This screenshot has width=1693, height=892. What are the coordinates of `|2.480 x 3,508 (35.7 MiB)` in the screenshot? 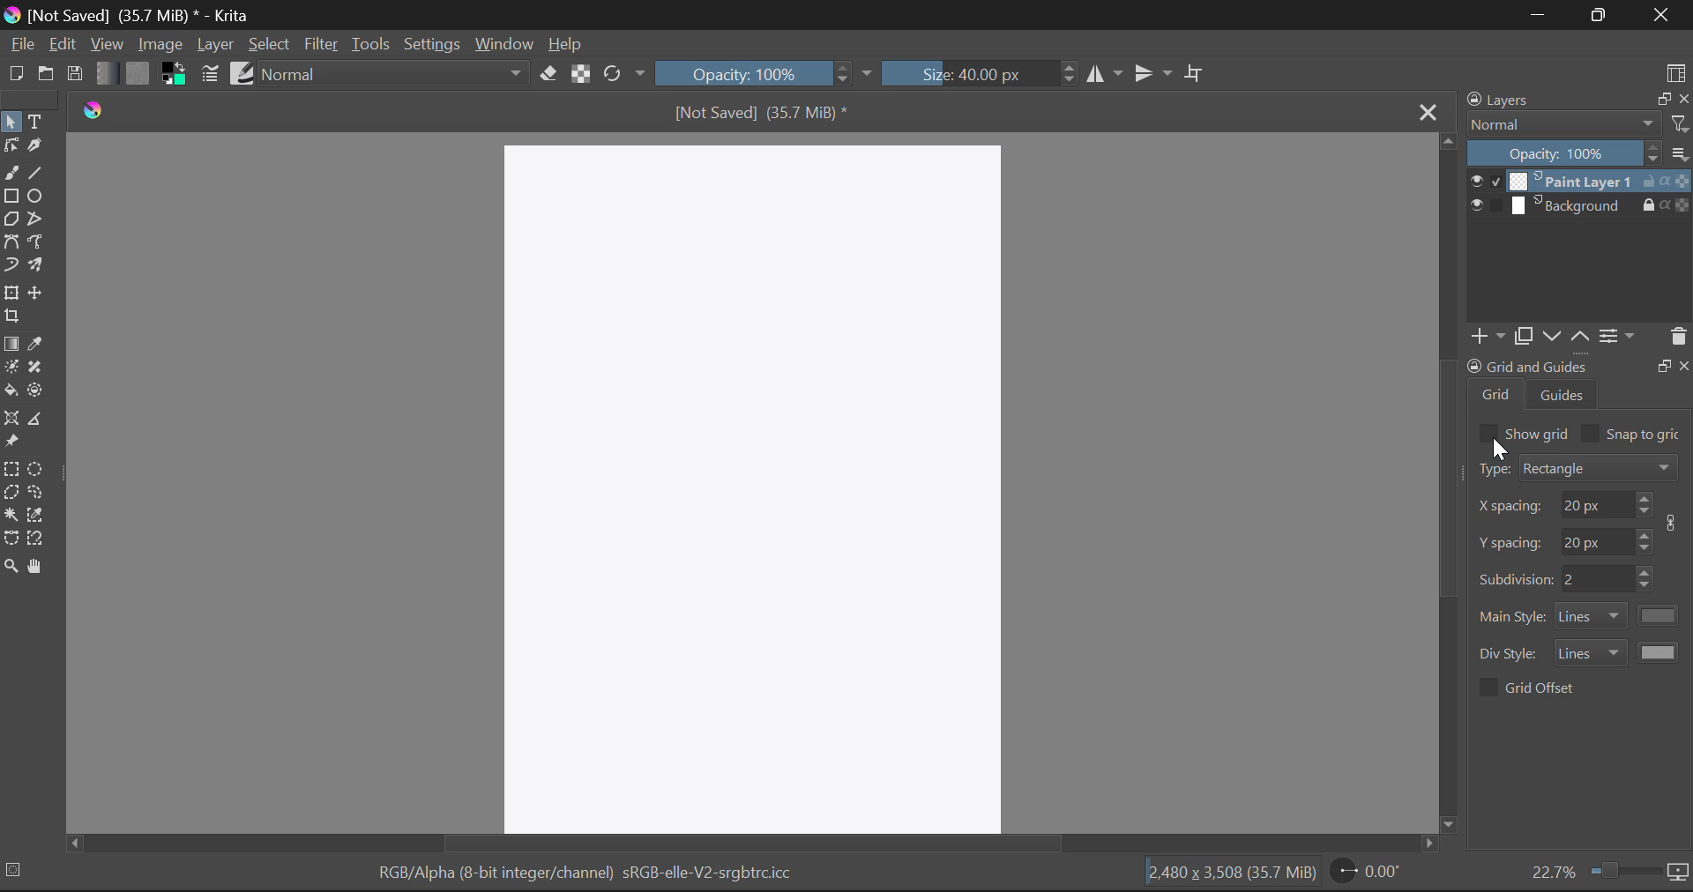 It's located at (1231, 874).